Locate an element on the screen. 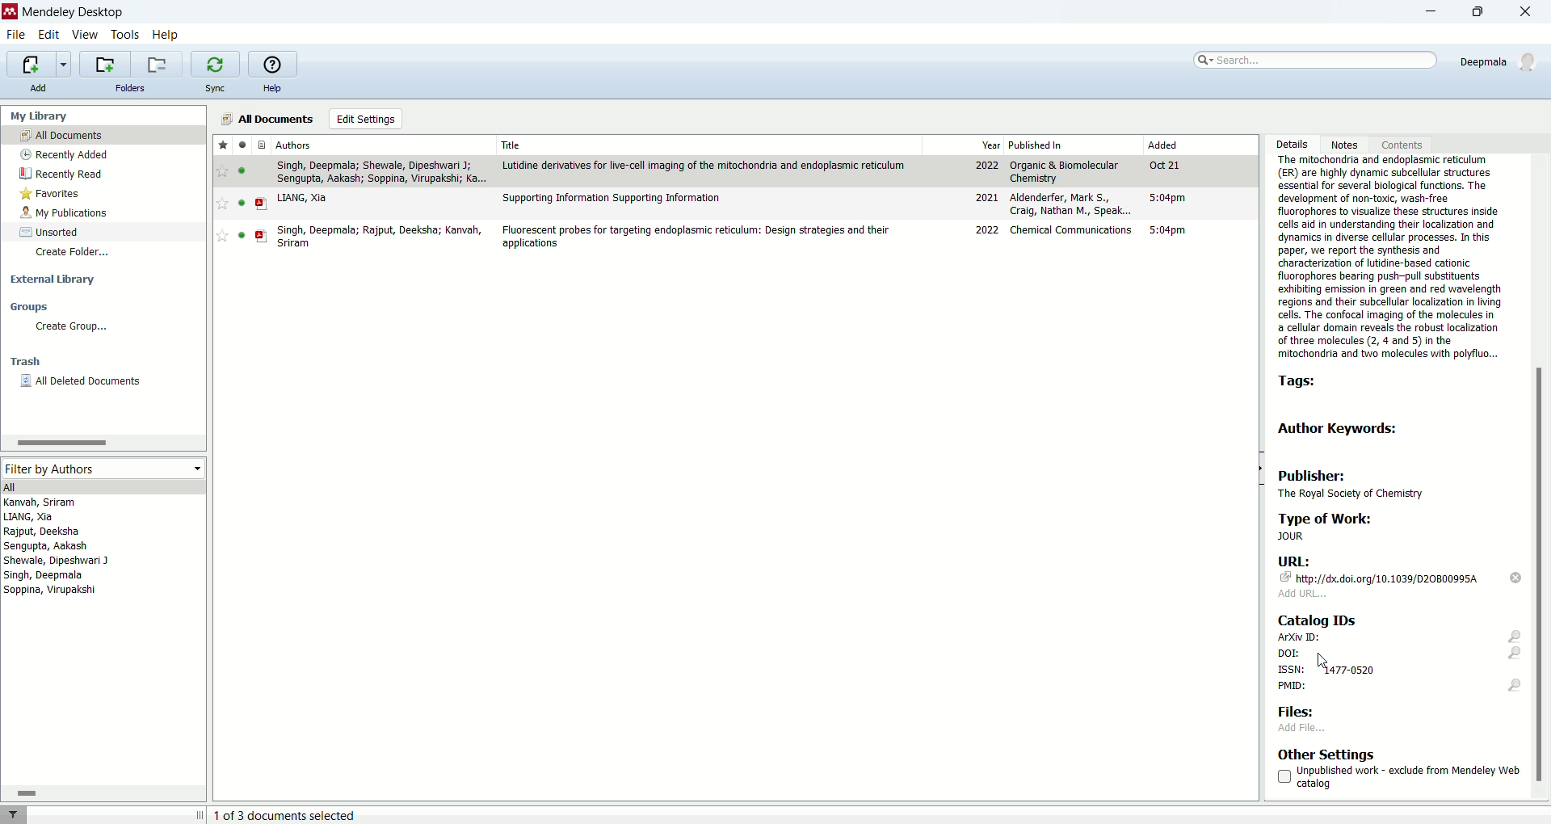  other settings is located at coordinates (1327, 754).